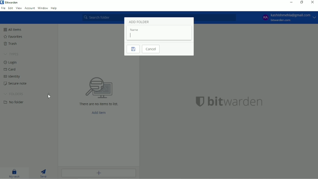 Image resolution: width=318 pixels, height=179 pixels. Describe the element at coordinates (236, 103) in the screenshot. I see `bitwarden` at that location.